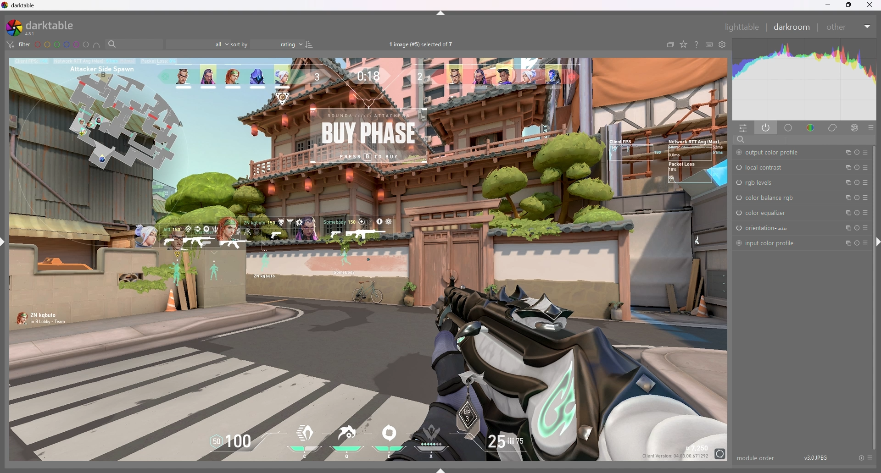 The width and height of the screenshot is (881, 473). What do you see at coordinates (871, 128) in the screenshot?
I see `presets` at bounding box center [871, 128].